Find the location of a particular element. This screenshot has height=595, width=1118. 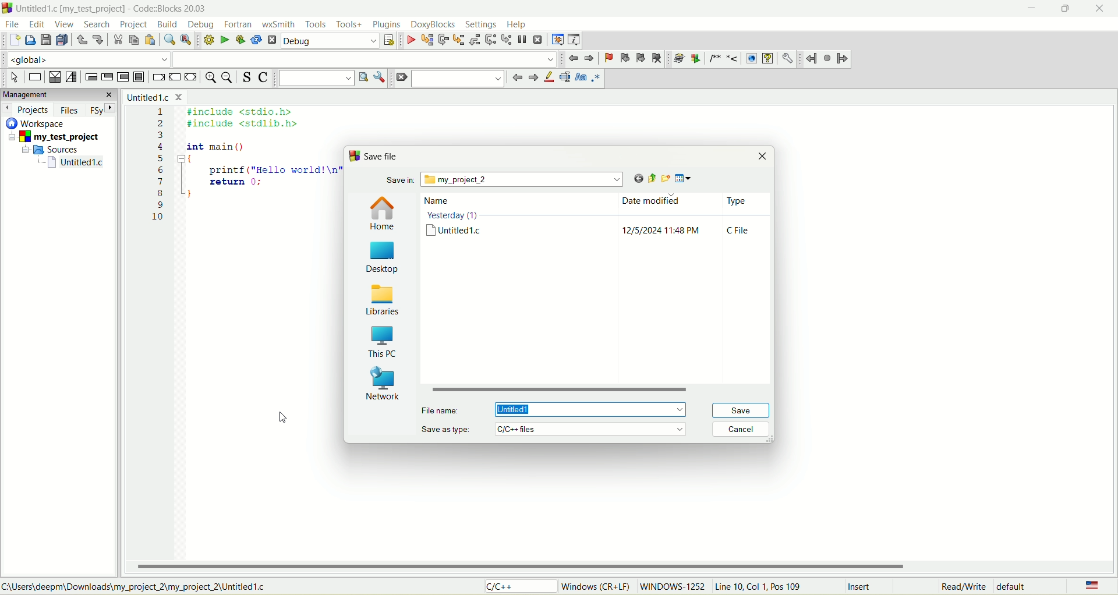

zoom in is located at coordinates (210, 79).